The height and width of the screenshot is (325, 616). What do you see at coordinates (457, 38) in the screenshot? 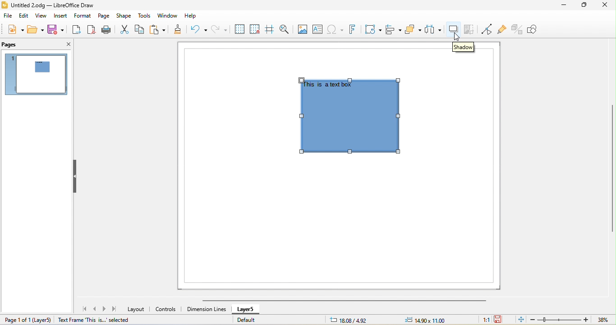
I see `cursor movement` at bounding box center [457, 38].